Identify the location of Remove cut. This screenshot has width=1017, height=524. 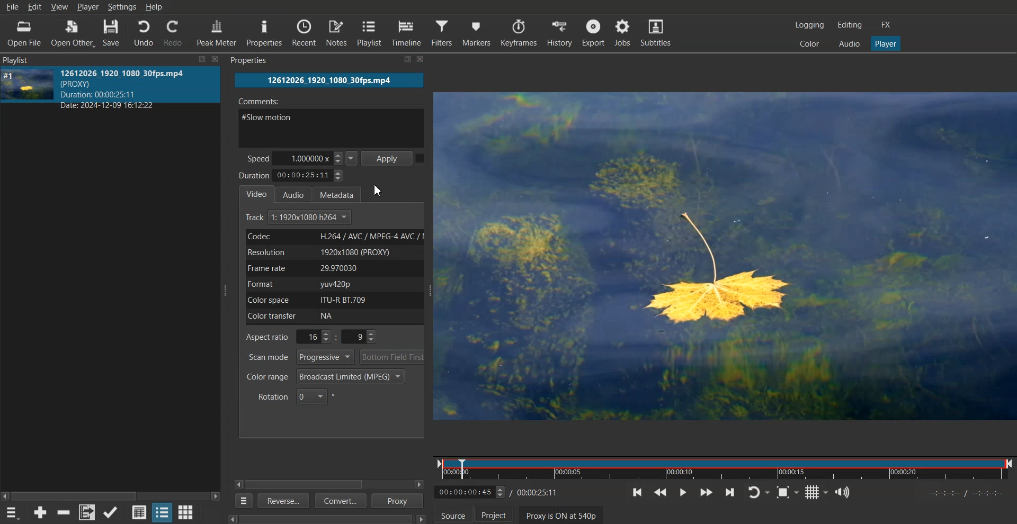
(65, 512).